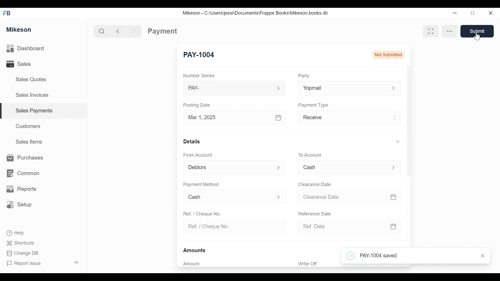 This screenshot has width=500, height=281. Describe the element at coordinates (316, 184) in the screenshot. I see `Clearance date` at that location.